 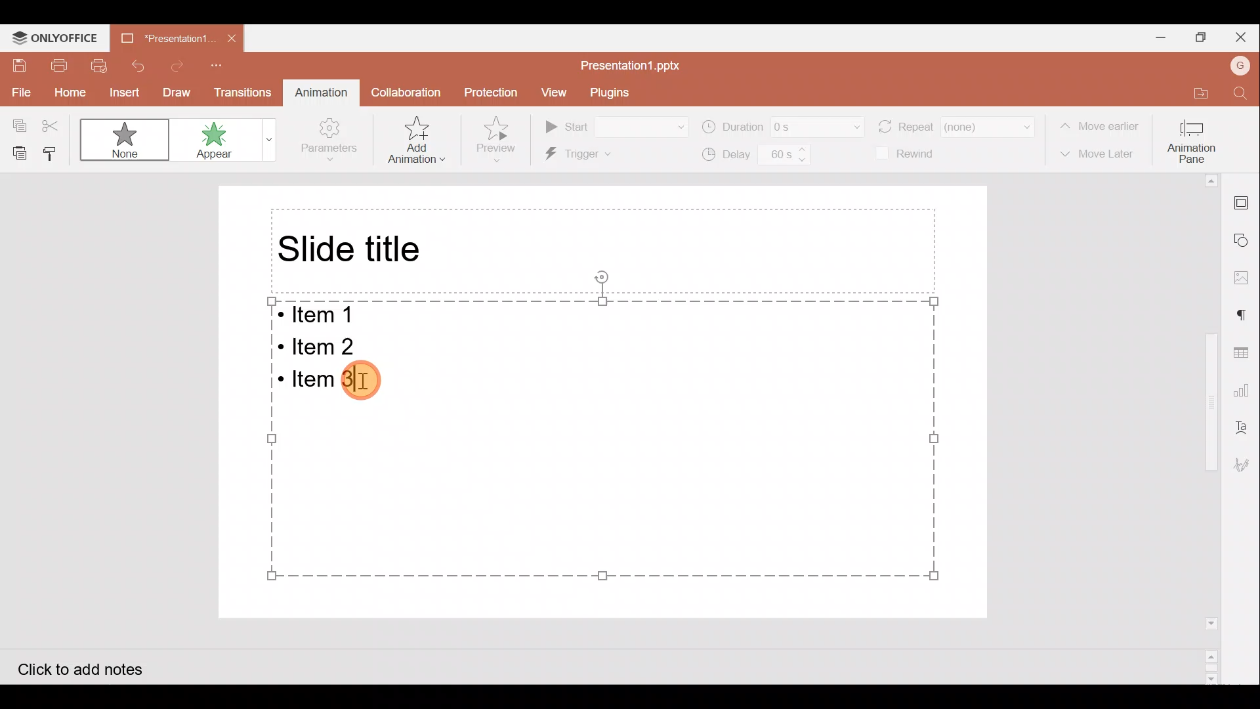 I want to click on Shapes settings, so click(x=1245, y=238).